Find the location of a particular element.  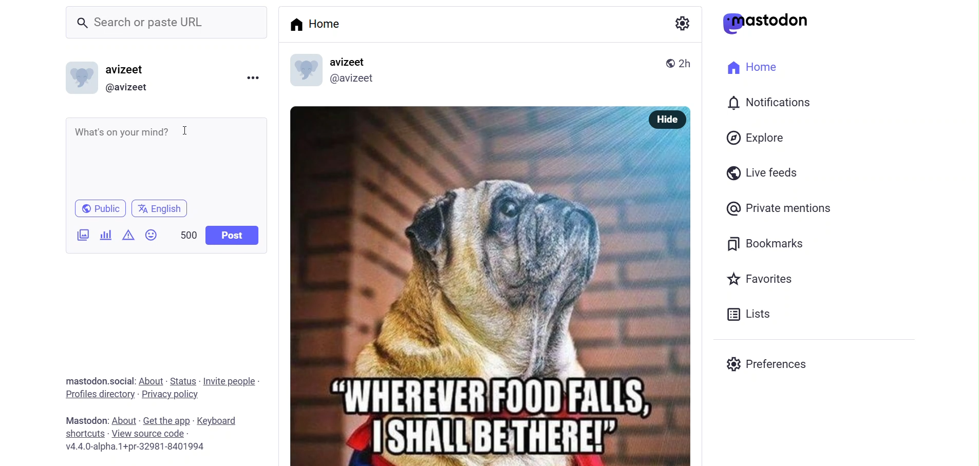

hide is located at coordinates (667, 119).